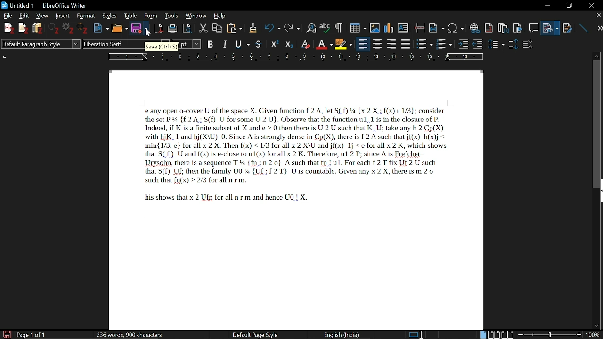 This screenshot has width=603, height=339. What do you see at coordinates (598, 16) in the screenshot?
I see `close` at bounding box center [598, 16].